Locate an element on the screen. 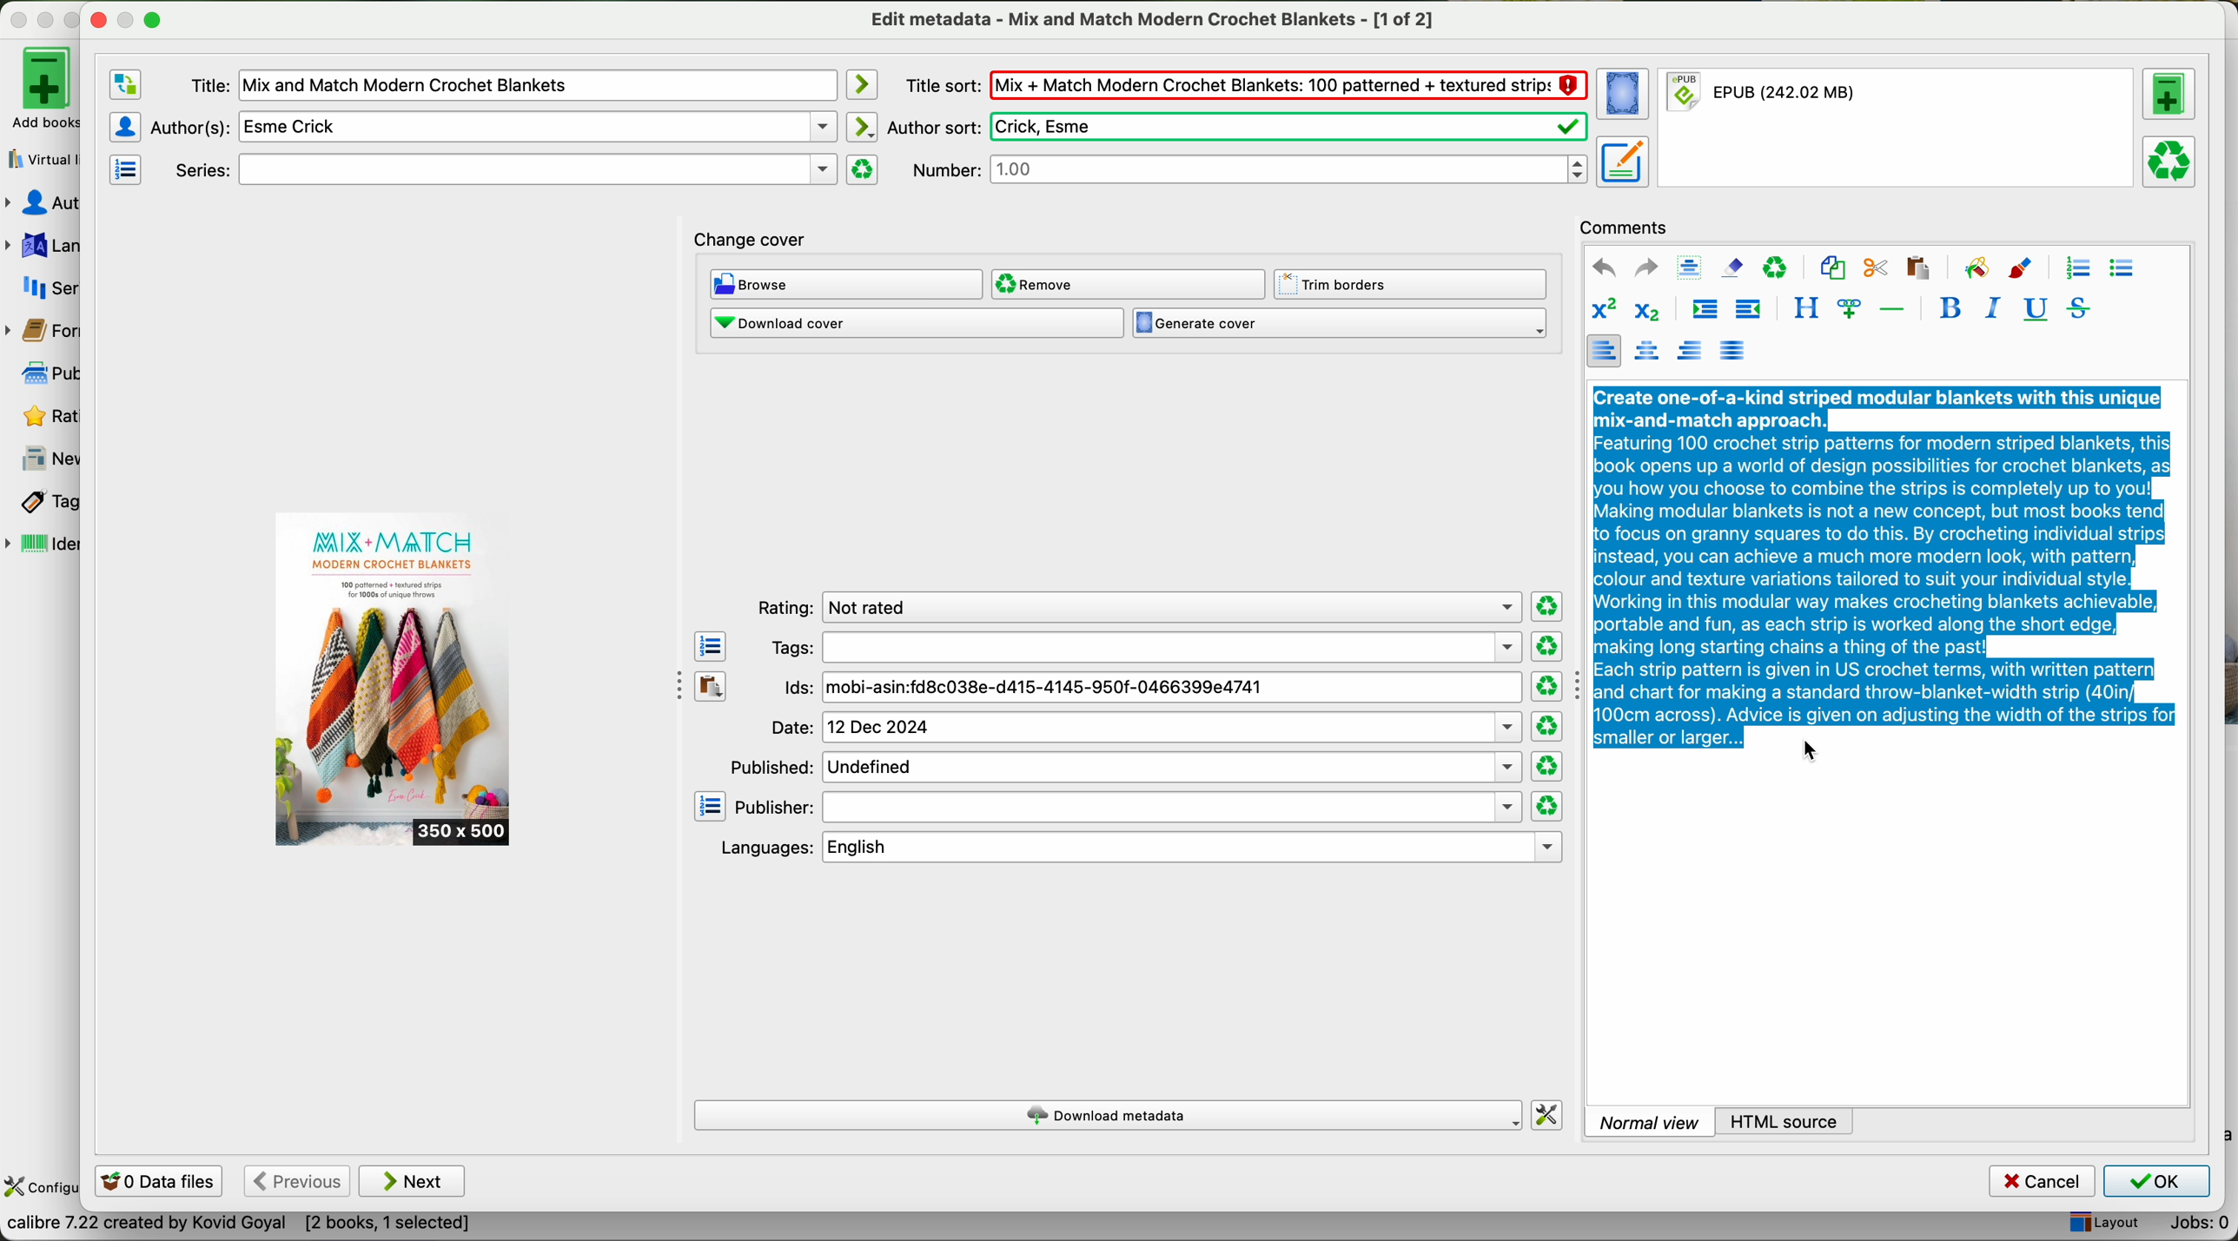  formats is located at coordinates (39, 331).